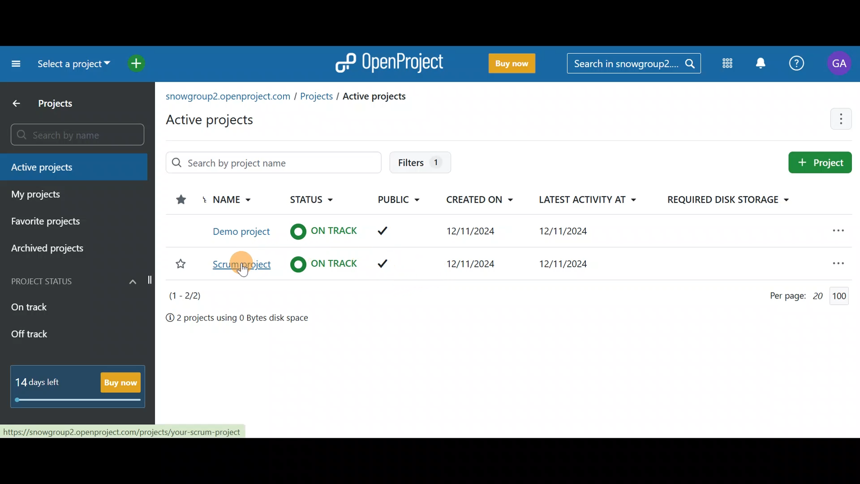 This screenshot has height=484, width=860. Describe the element at coordinates (322, 230) in the screenshot. I see `status` at that location.